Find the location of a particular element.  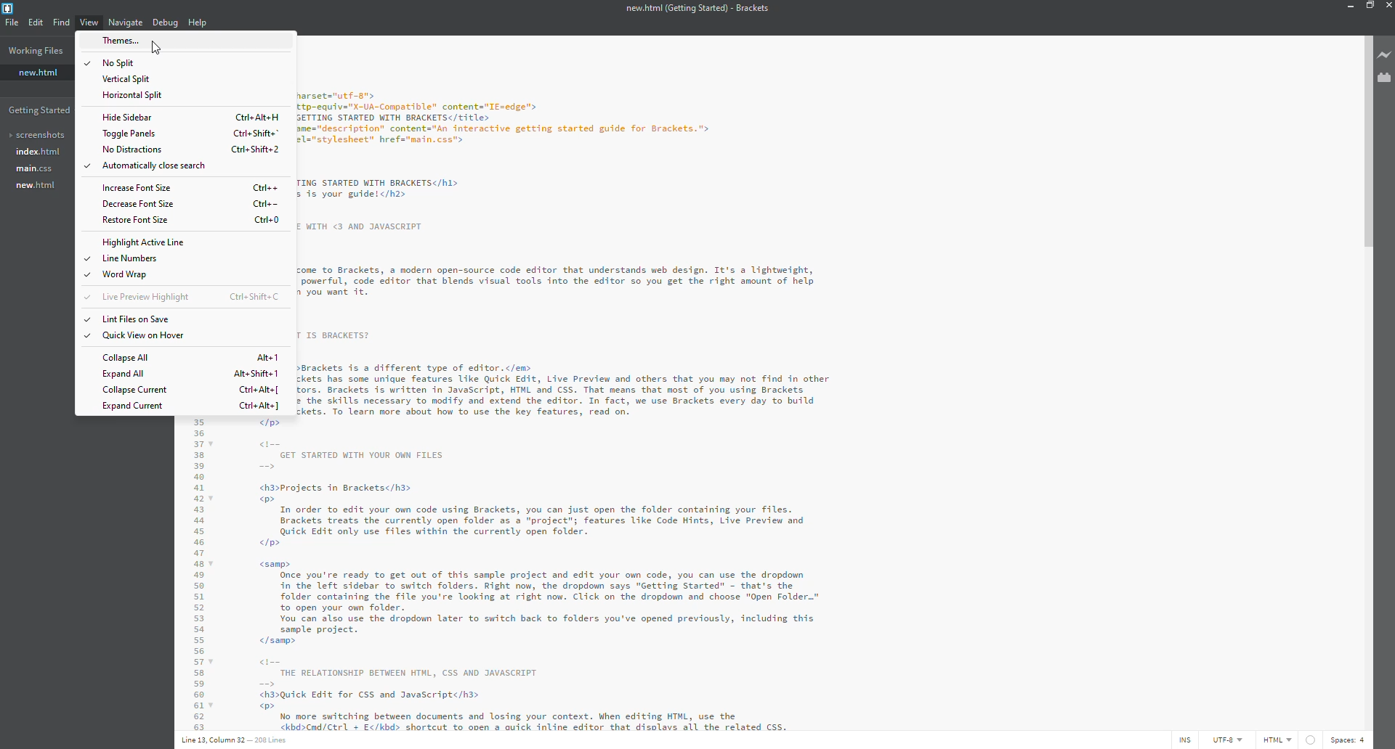

shortcut is located at coordinates (267, 189).